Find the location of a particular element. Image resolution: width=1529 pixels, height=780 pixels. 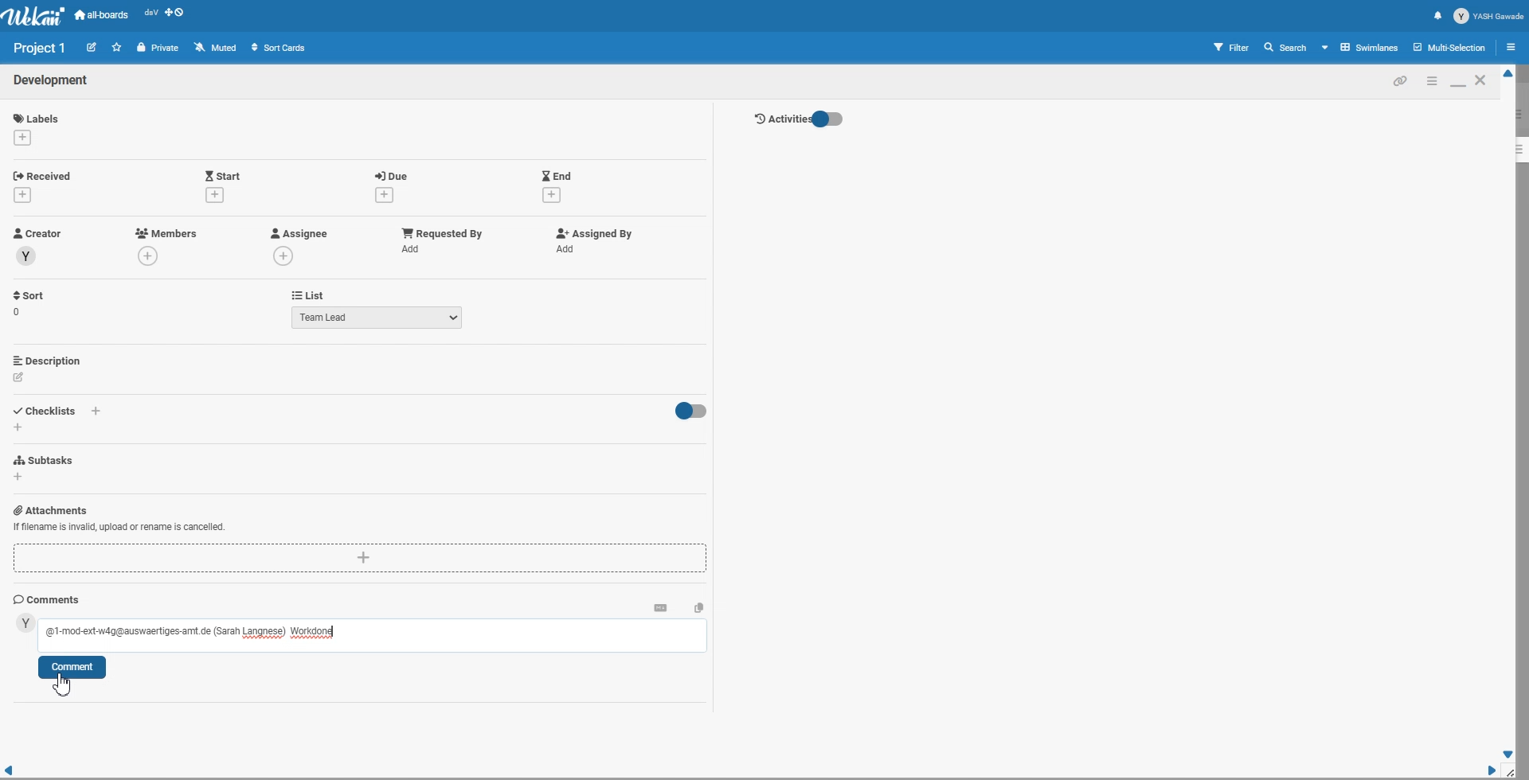

Add Labels is located at coordinates (38, 115).